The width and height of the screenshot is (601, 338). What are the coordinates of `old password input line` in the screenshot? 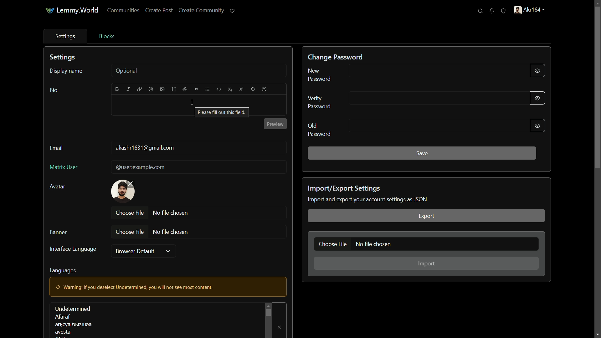 It's located at (437, 125).